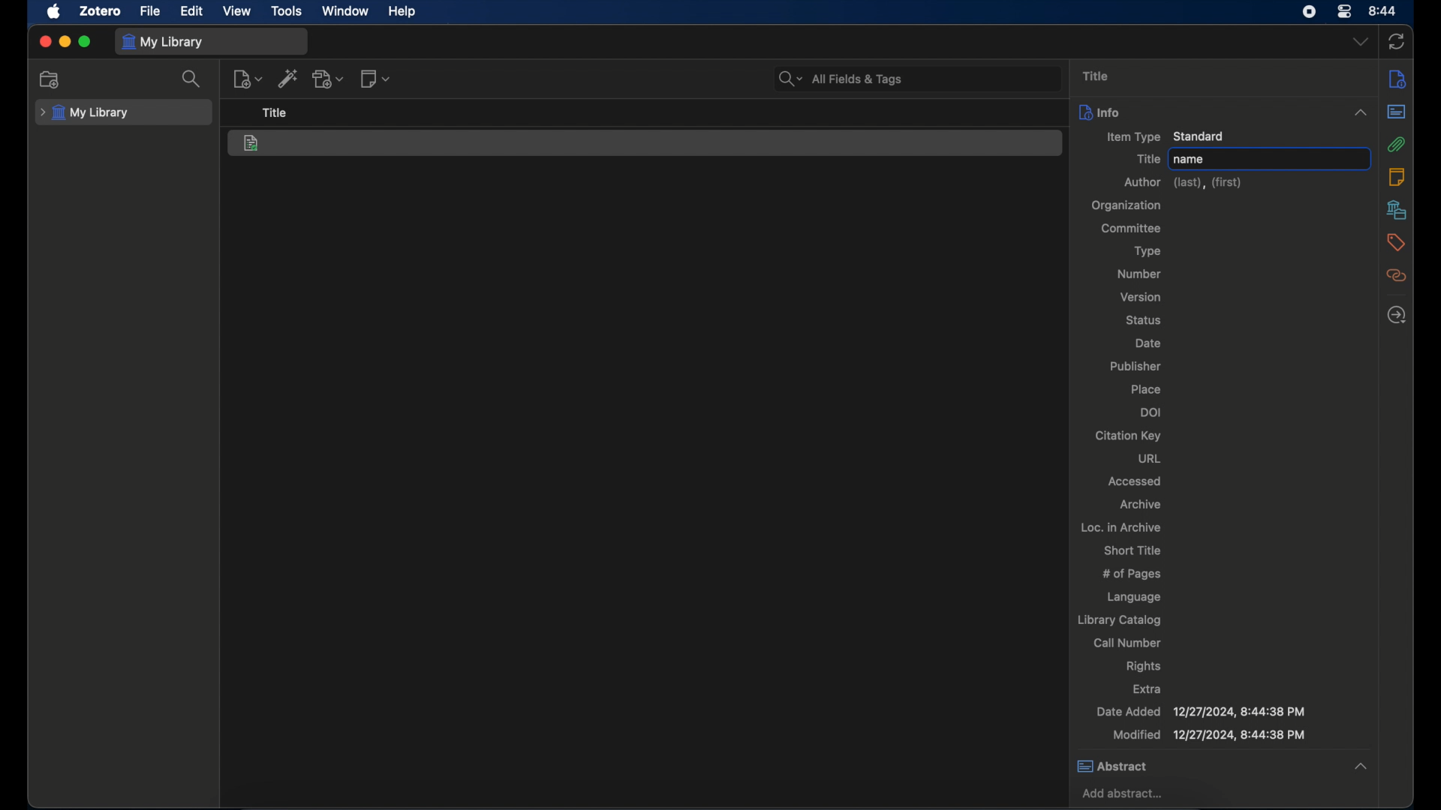 The width and height of the screenshot is (1441, 810). I want to click on type, so click(1144, 250).